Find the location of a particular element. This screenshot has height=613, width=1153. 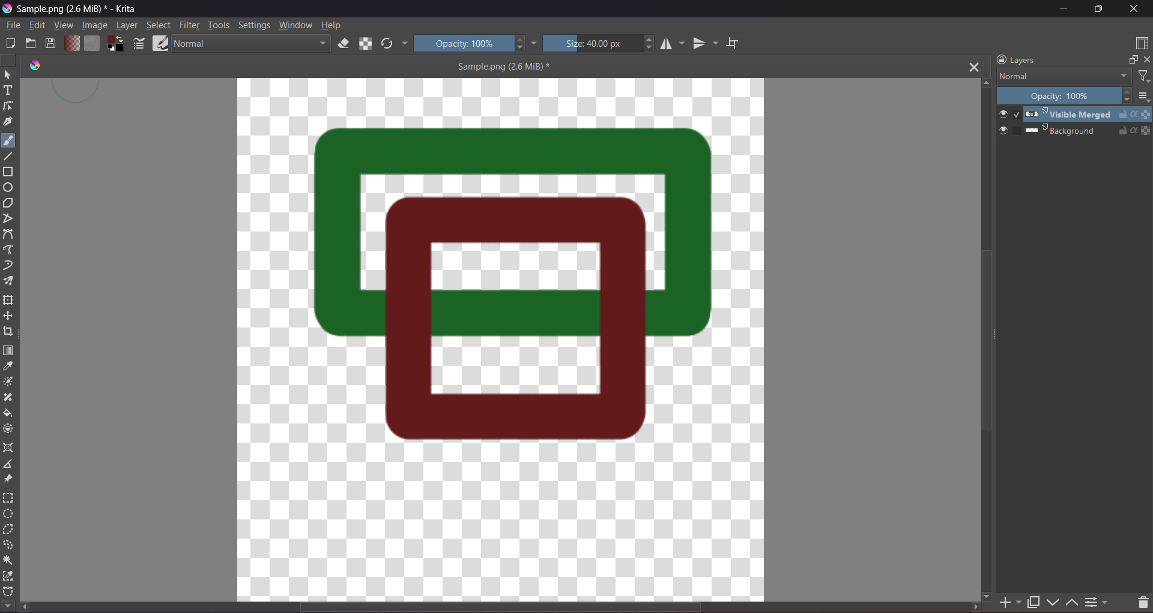

Colorize Mask is located at coordinates (11, 382).